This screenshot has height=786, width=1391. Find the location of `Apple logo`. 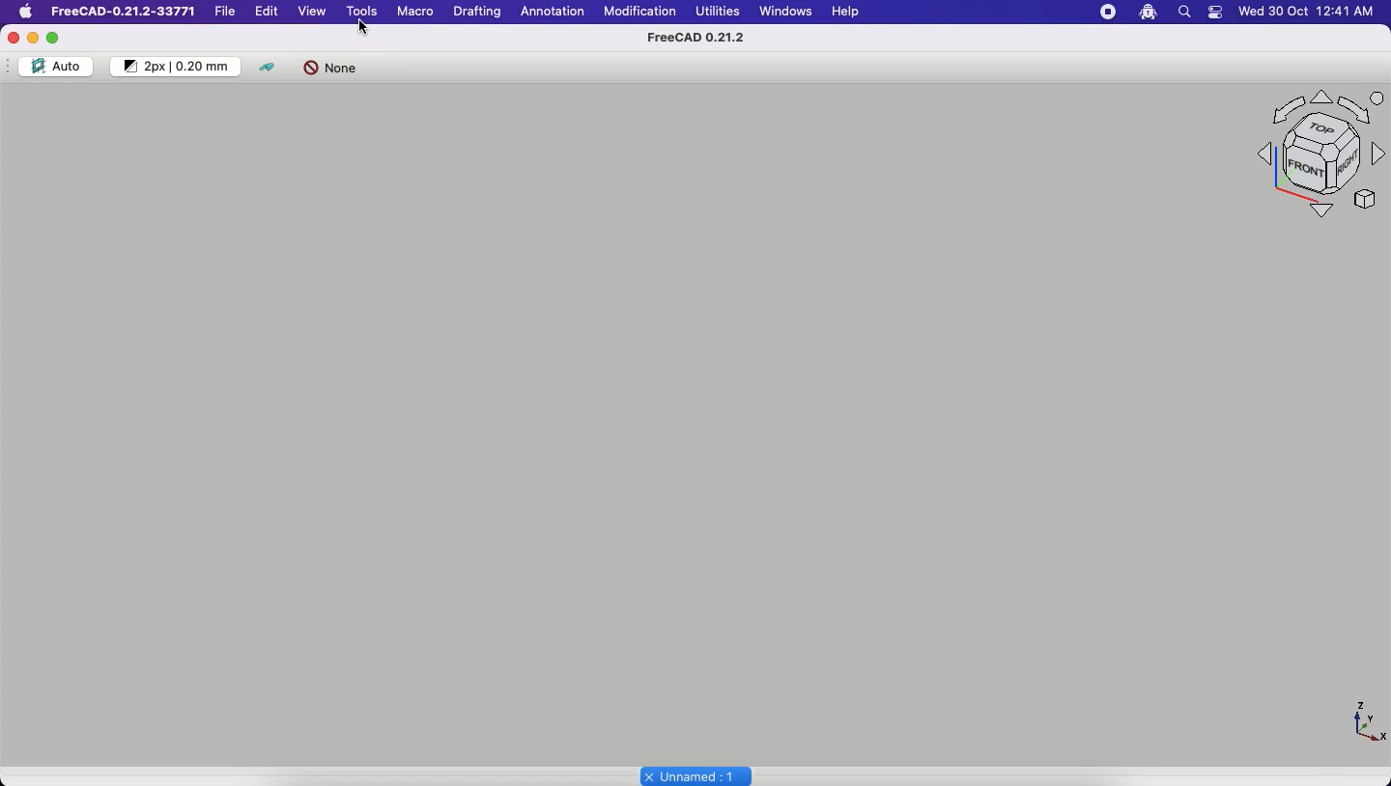

Apple logo is located at coordinates (25, 14).